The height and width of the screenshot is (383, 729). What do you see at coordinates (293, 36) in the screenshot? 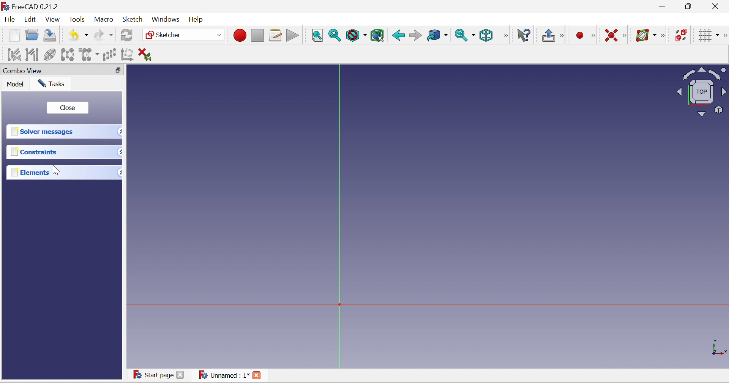
I see `Execute macro` at bounding box center [293, 36].